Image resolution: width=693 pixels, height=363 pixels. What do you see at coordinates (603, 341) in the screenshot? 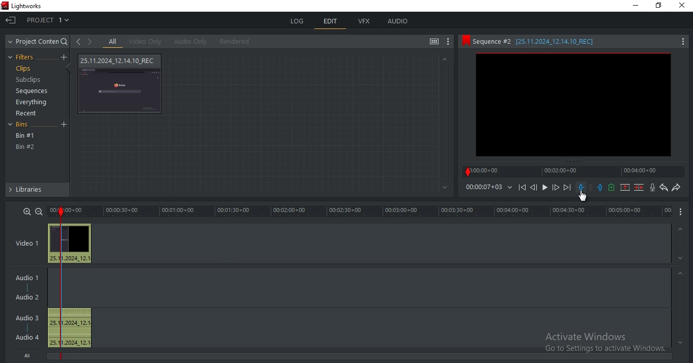
I see `Activate Window` at bounding box center [603, 341].